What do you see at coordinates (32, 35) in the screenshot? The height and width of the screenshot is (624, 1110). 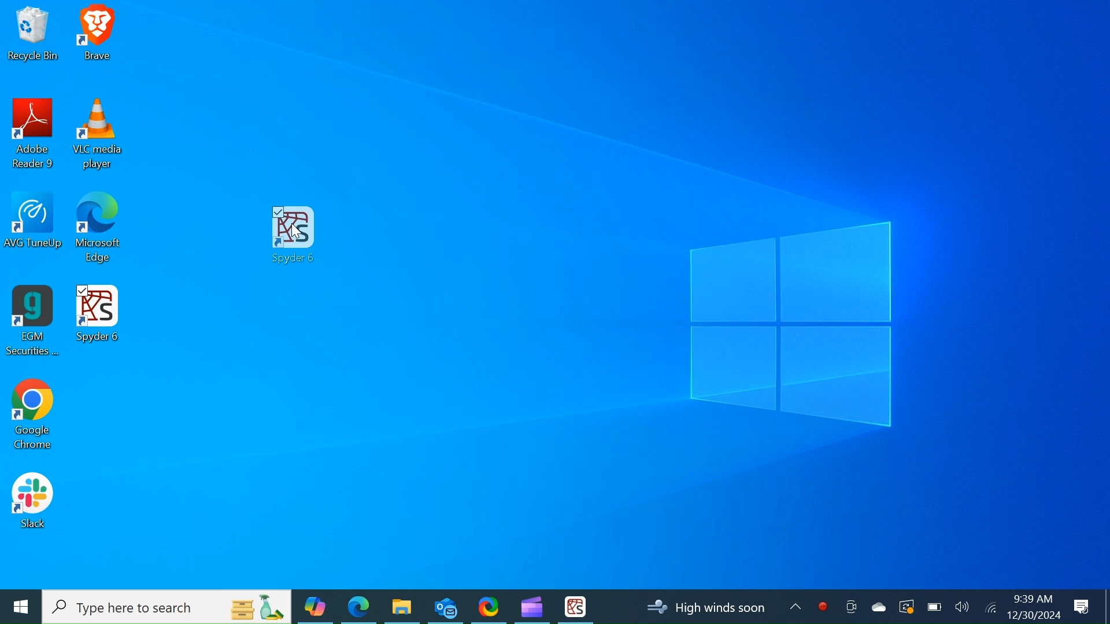 I see `Recycle bin Desktop Icon` at bounding box center [32, 35].